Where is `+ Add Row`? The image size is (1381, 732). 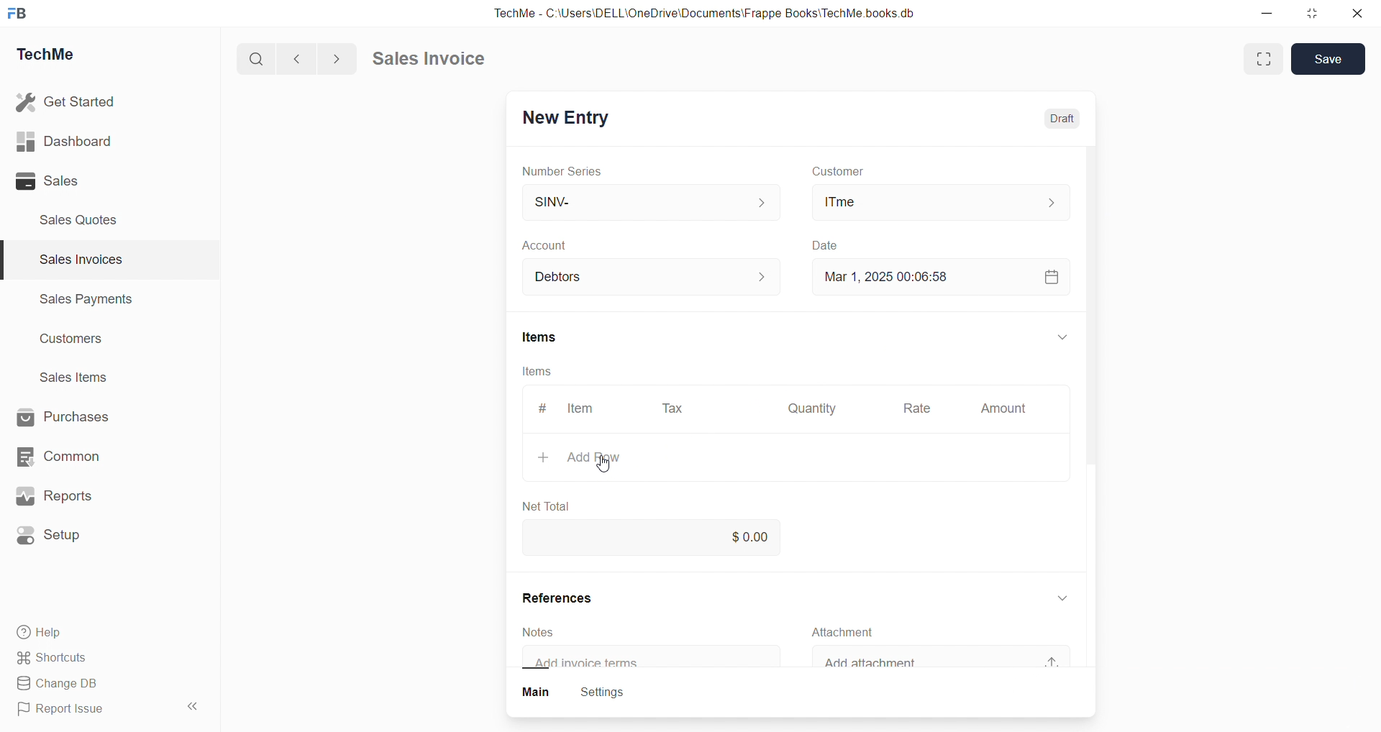 + Add Row is located at coordinates (599, 457).